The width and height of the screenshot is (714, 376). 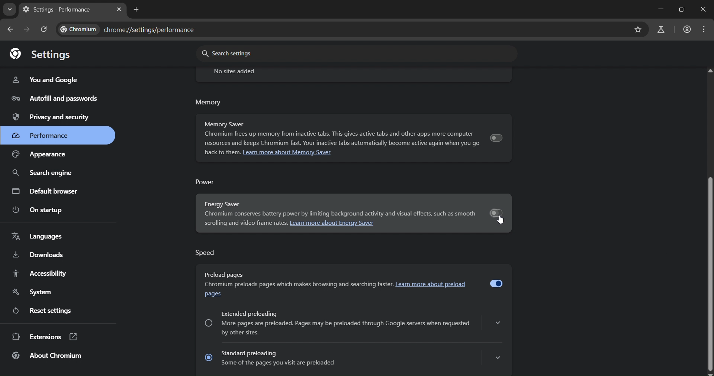 What do you see at coordinates (47, 172) in the screenshot?
I see `search engine` at bounding box center [47, 172].